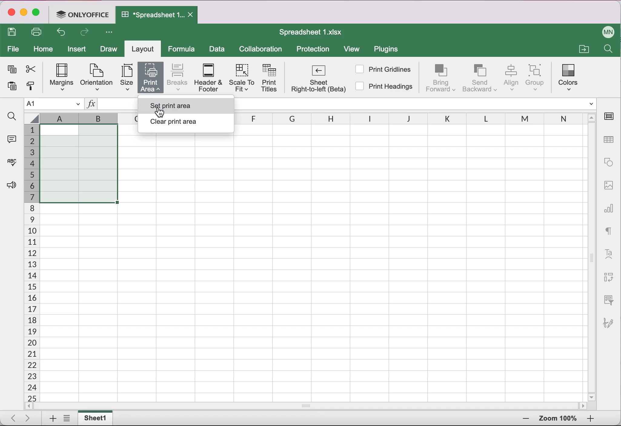  Describe the element at coordinates (13, 50) in the screenshot. I see `file` at that location.